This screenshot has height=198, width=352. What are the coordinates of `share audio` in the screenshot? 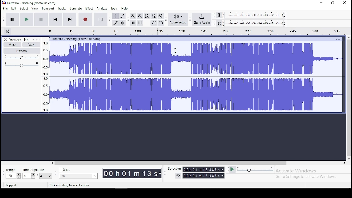 It's located at (202, 19).